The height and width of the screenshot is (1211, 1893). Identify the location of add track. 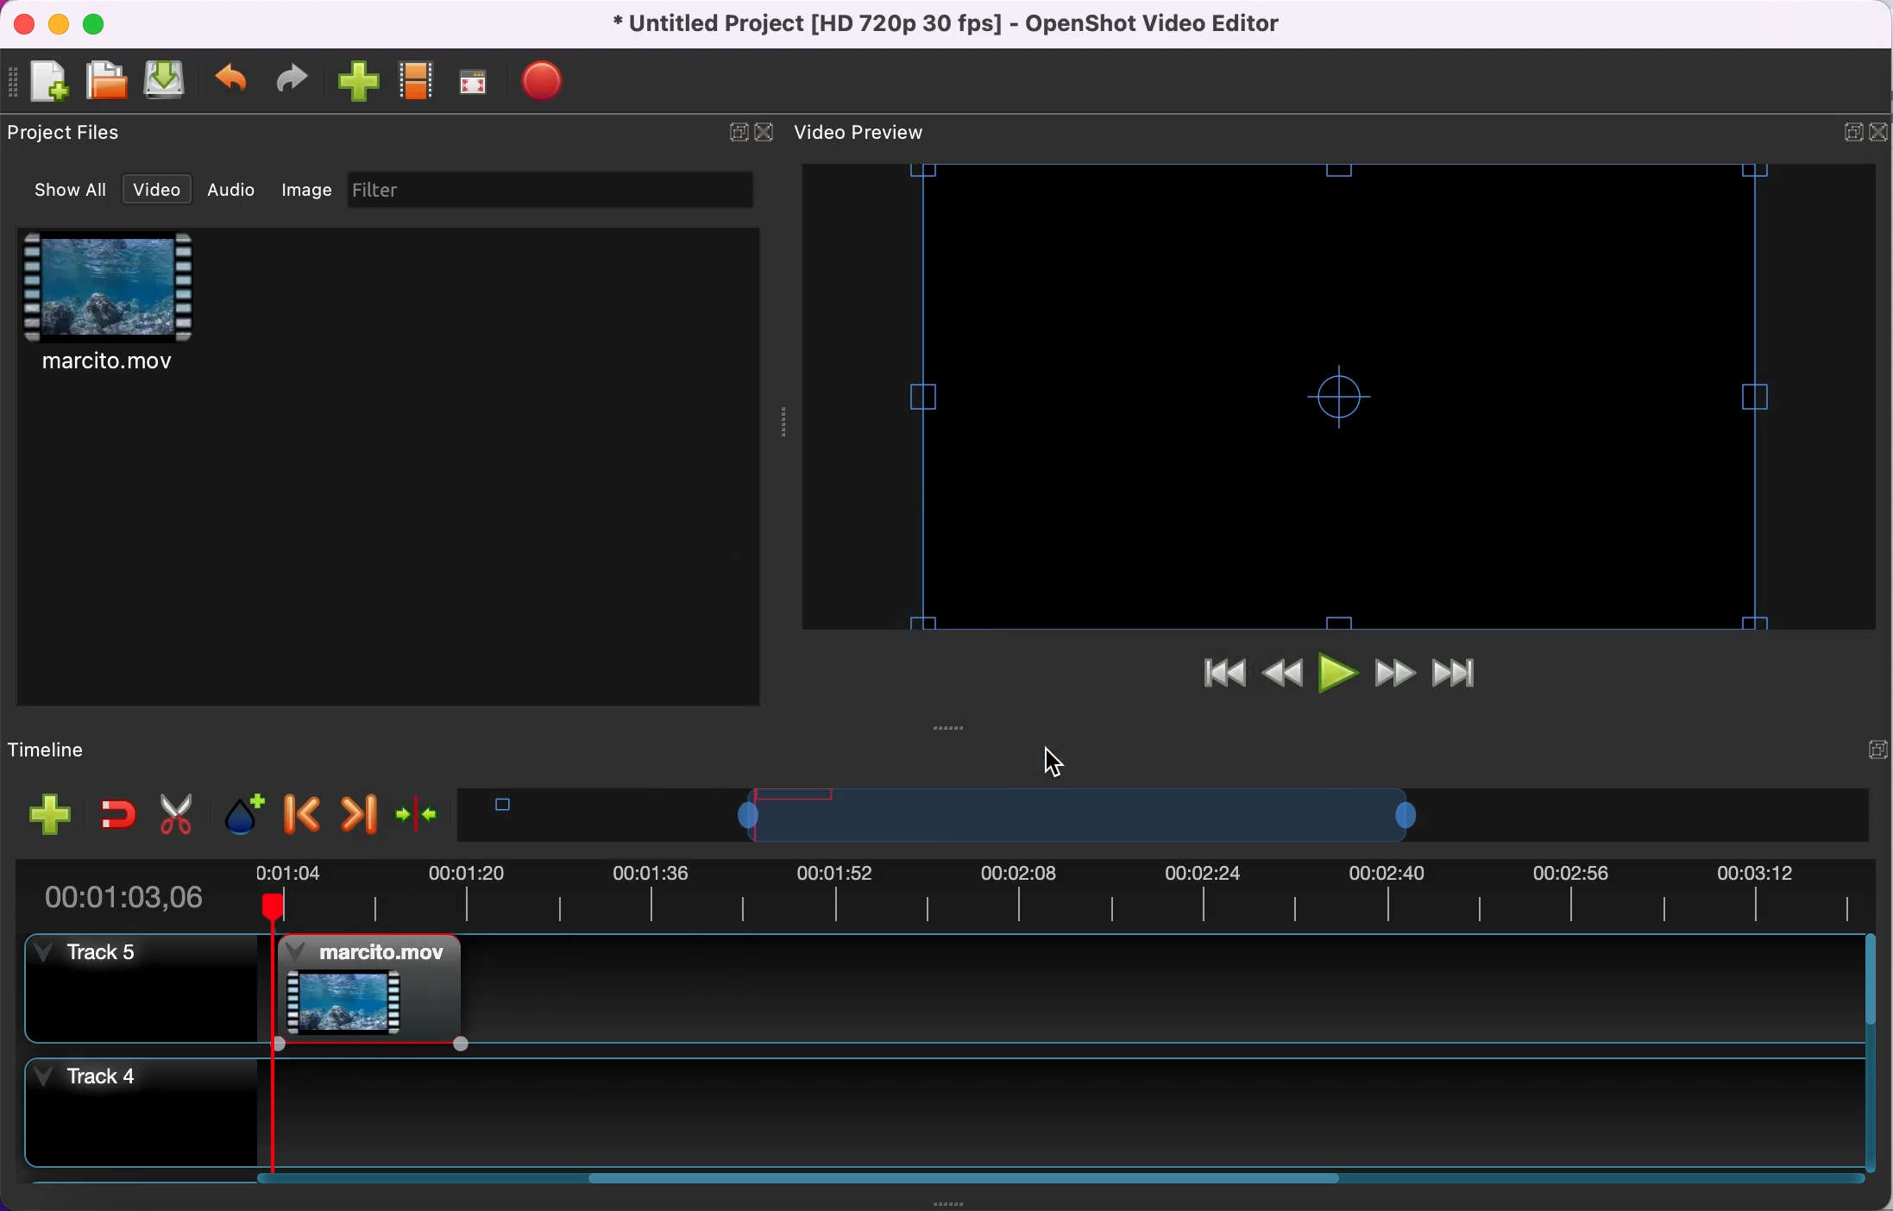
(48, 814).